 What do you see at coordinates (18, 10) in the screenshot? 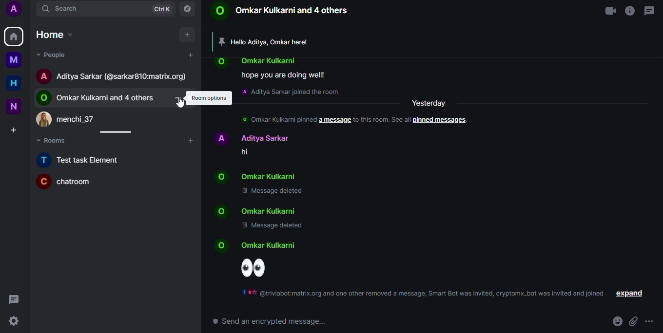
I see `A` at bounding box center [18, 10].